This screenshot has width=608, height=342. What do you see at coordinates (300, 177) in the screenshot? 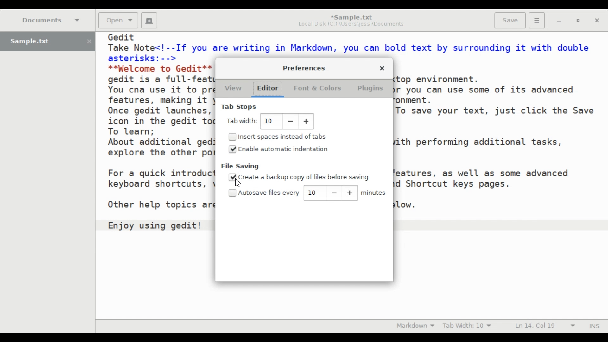
I see `(un)select Create a backup copy of files before saving` at bounding box center [300, 177].